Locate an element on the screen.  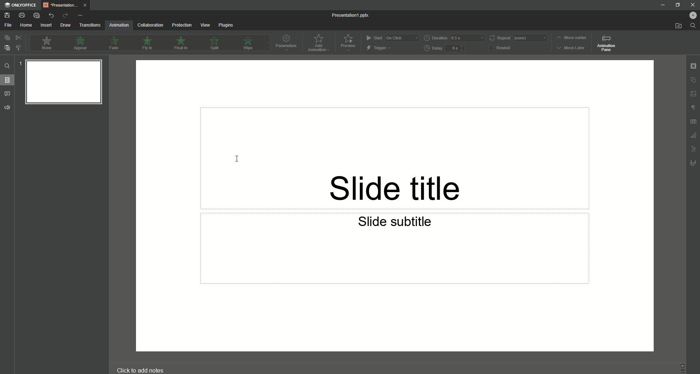
Quick Print is located at coordinates (36, 15).